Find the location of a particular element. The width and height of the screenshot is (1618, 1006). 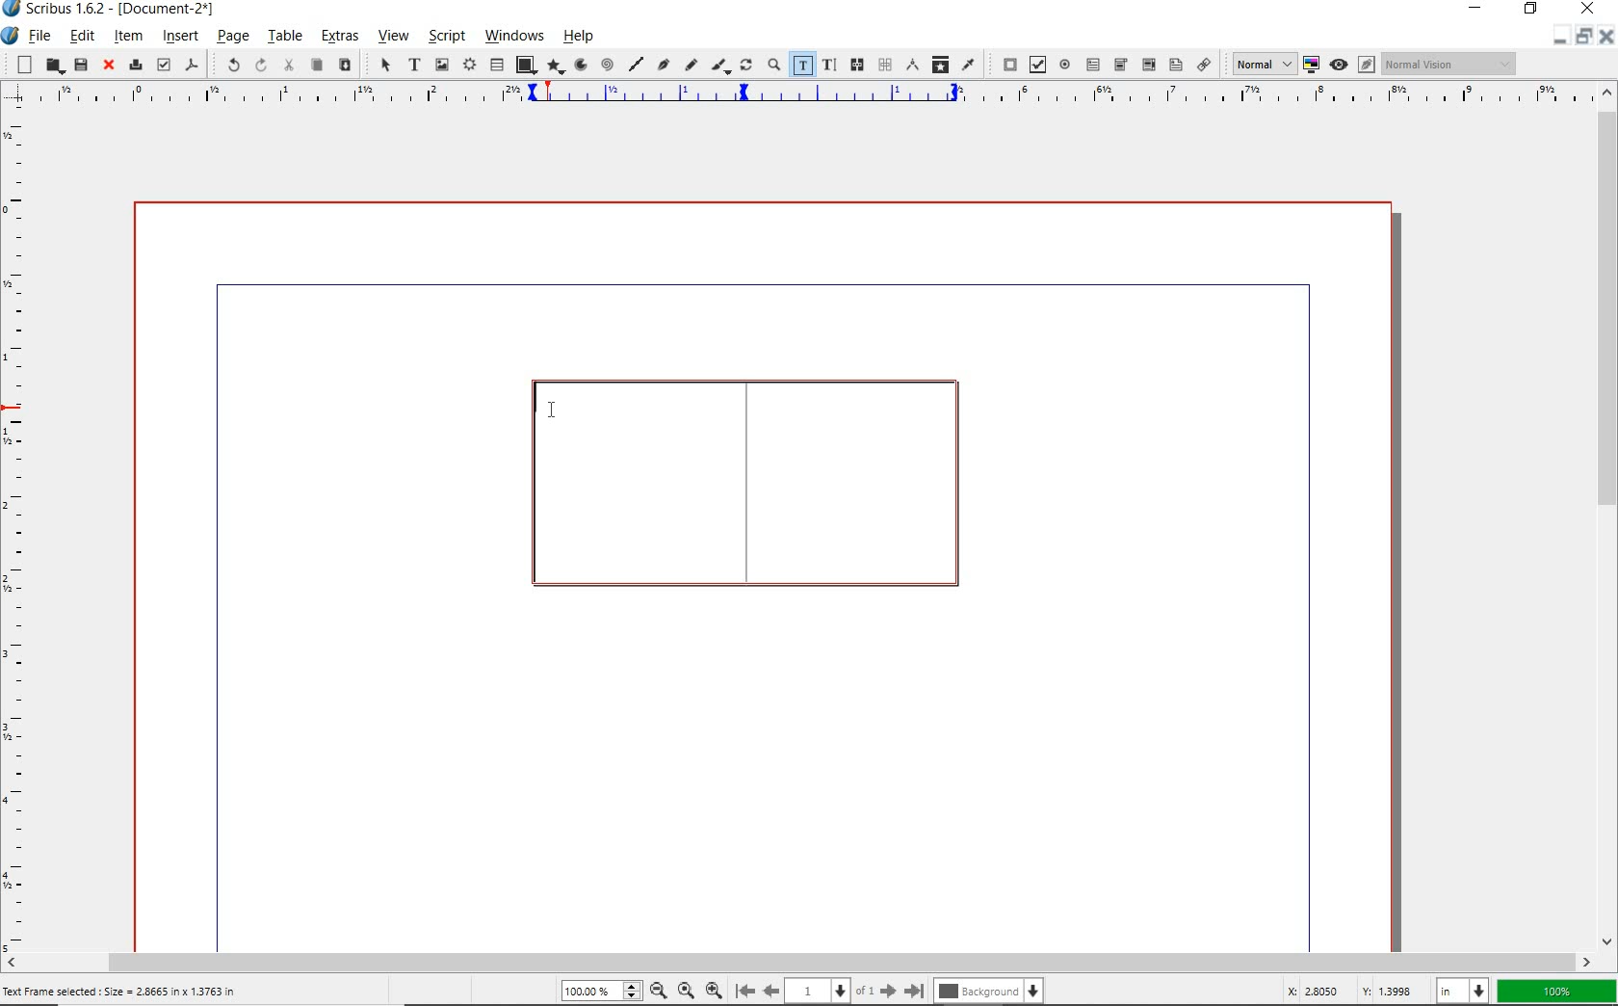

pdf list box is located at coordinates (1174, 64).